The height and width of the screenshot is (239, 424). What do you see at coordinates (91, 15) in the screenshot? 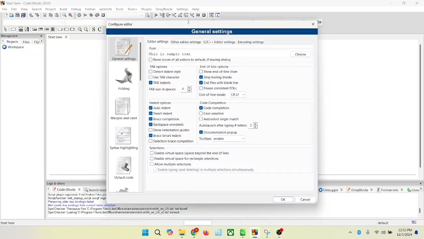
I see `build and run` at bounding box center [91, 15].